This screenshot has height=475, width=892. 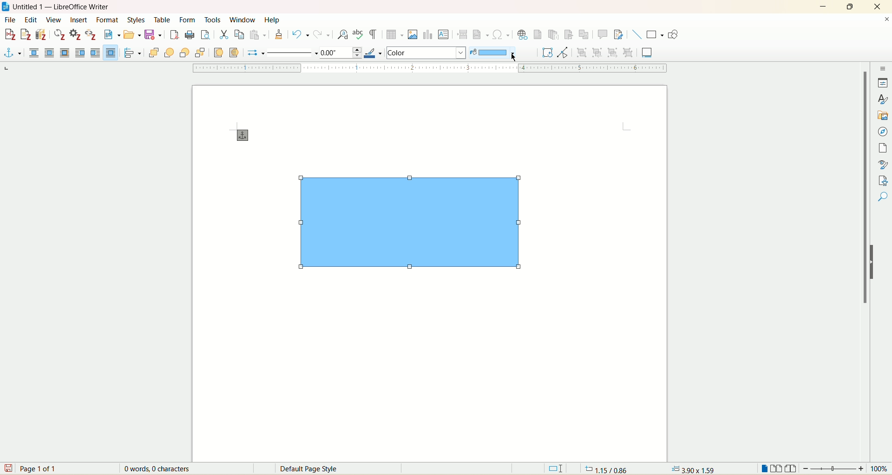 I want to click on unlink citation, so click(x=90, y=34).